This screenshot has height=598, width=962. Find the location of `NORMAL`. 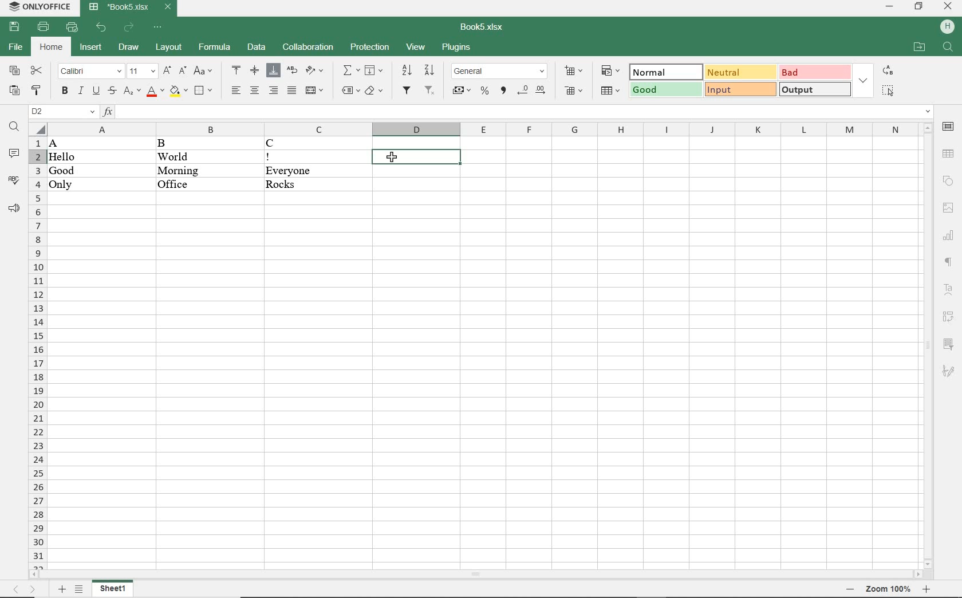

NORMAL is located at coordinates (664, 72).